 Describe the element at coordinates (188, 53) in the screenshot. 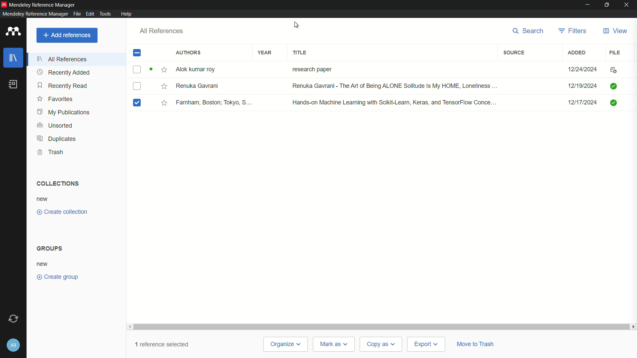

I see `authors` at that location.